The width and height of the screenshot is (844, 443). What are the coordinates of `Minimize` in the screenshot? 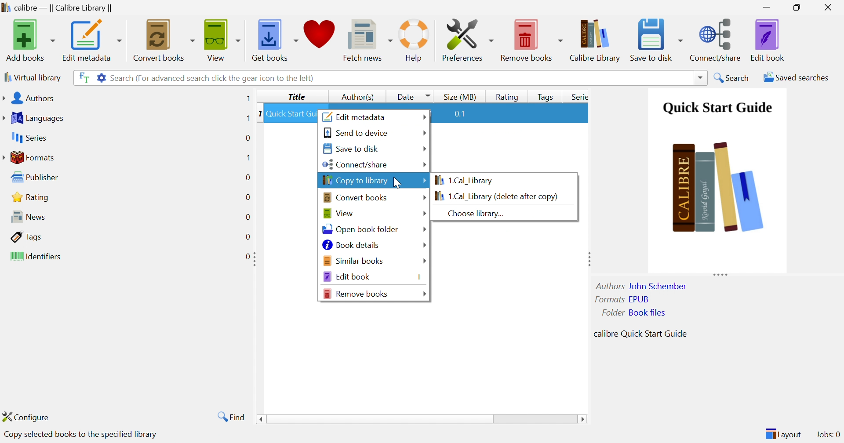 It's located at (769, 6).